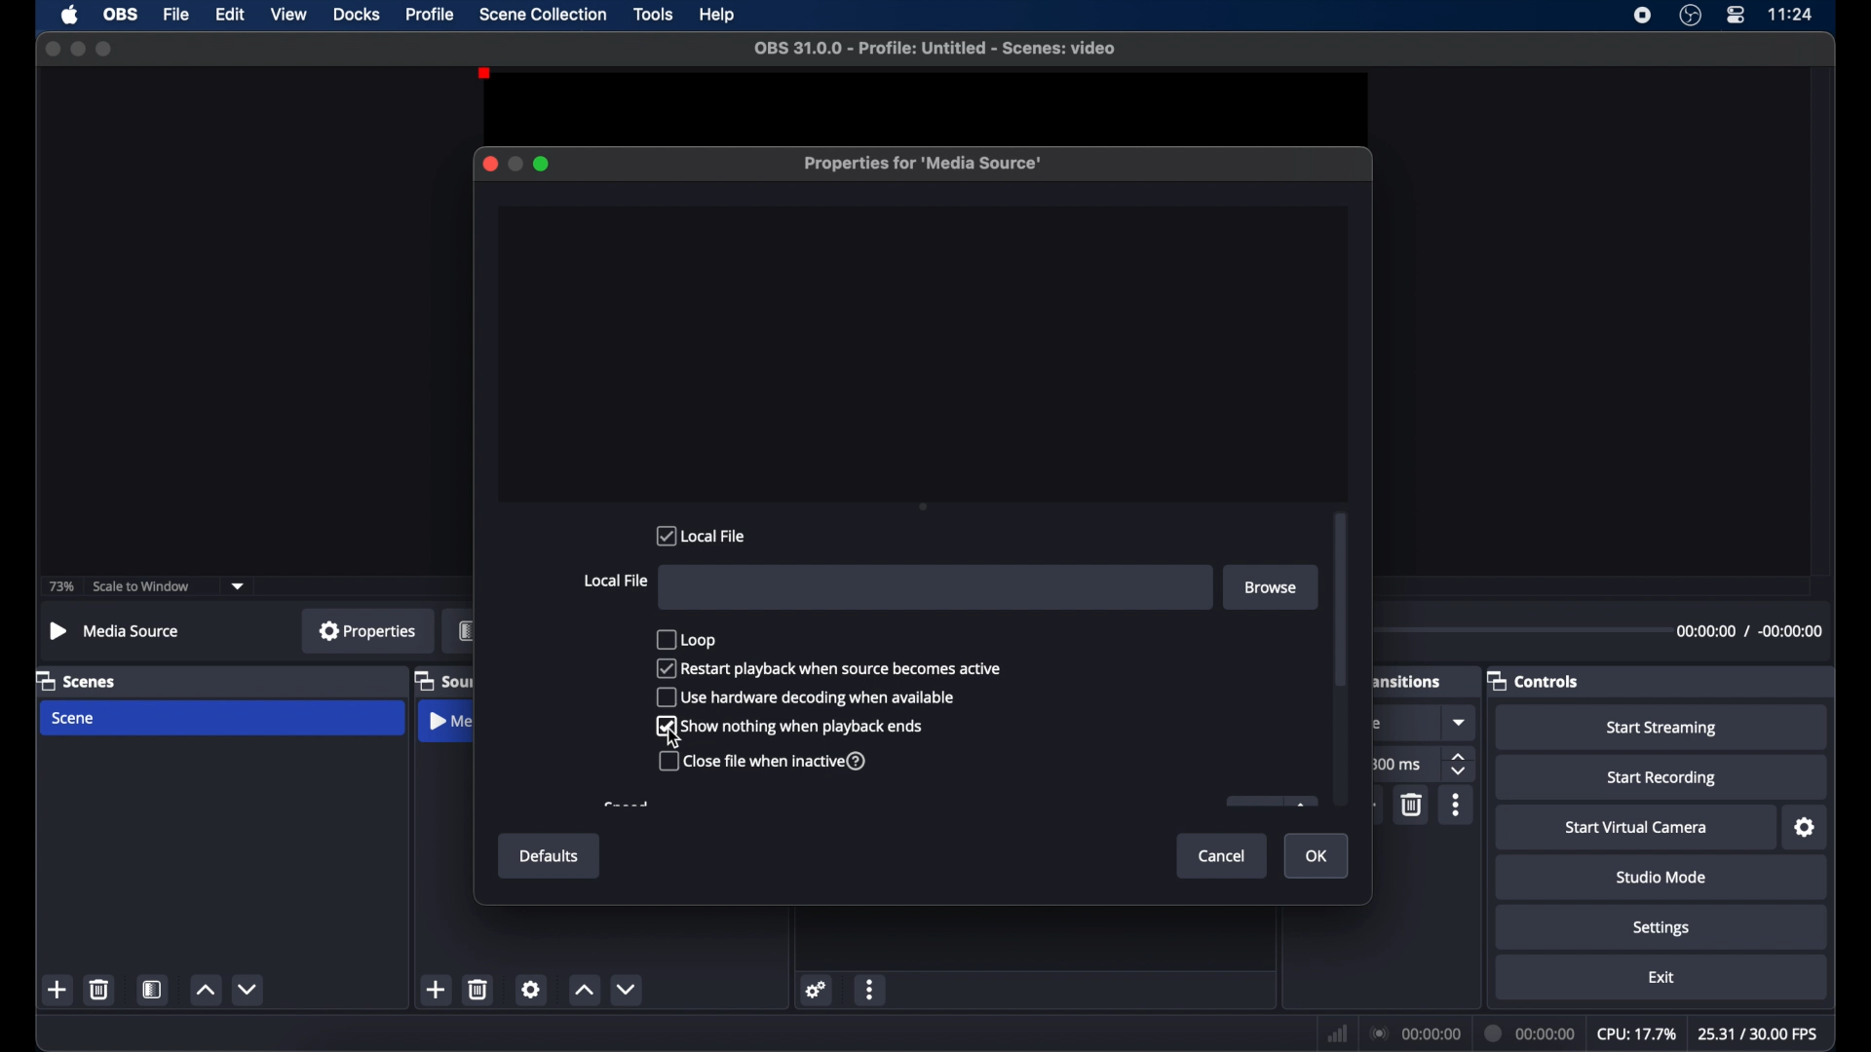 The image size is (1871, 1052). Describe the element at coordinates (177, 15) in the screenshot. I see `file` at that location.